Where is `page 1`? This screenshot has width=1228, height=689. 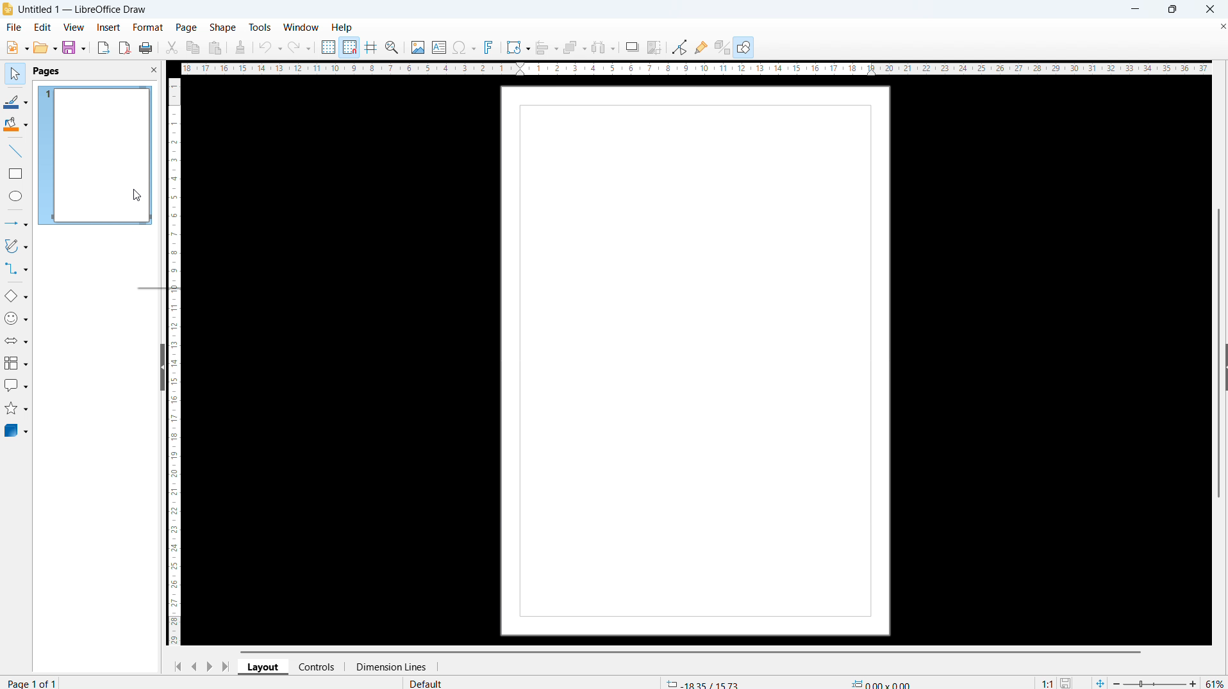 page 1 is located at coordinates (95, 156).